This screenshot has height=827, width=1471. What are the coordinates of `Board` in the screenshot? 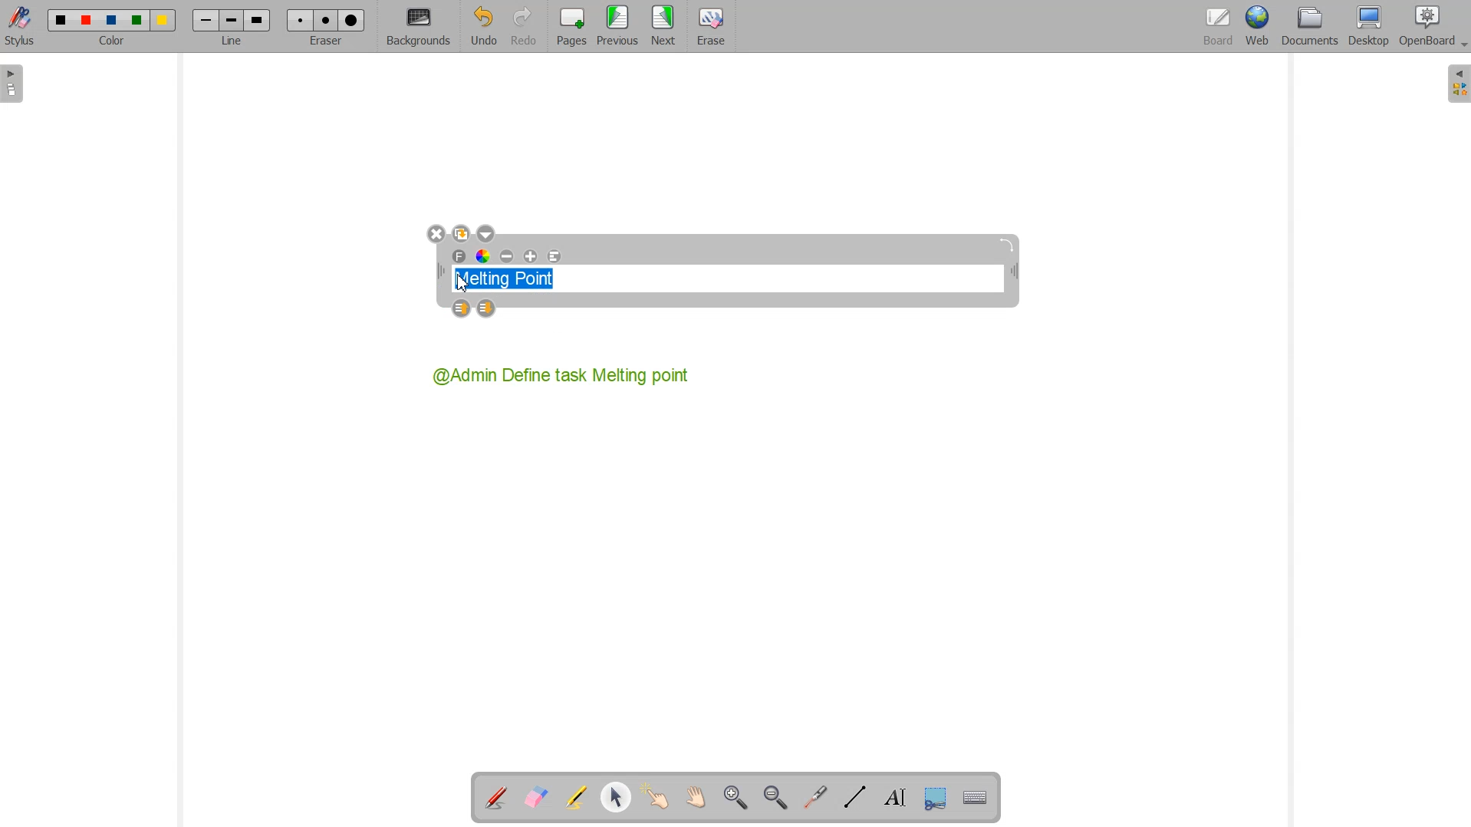 It's located at (1216, 28).